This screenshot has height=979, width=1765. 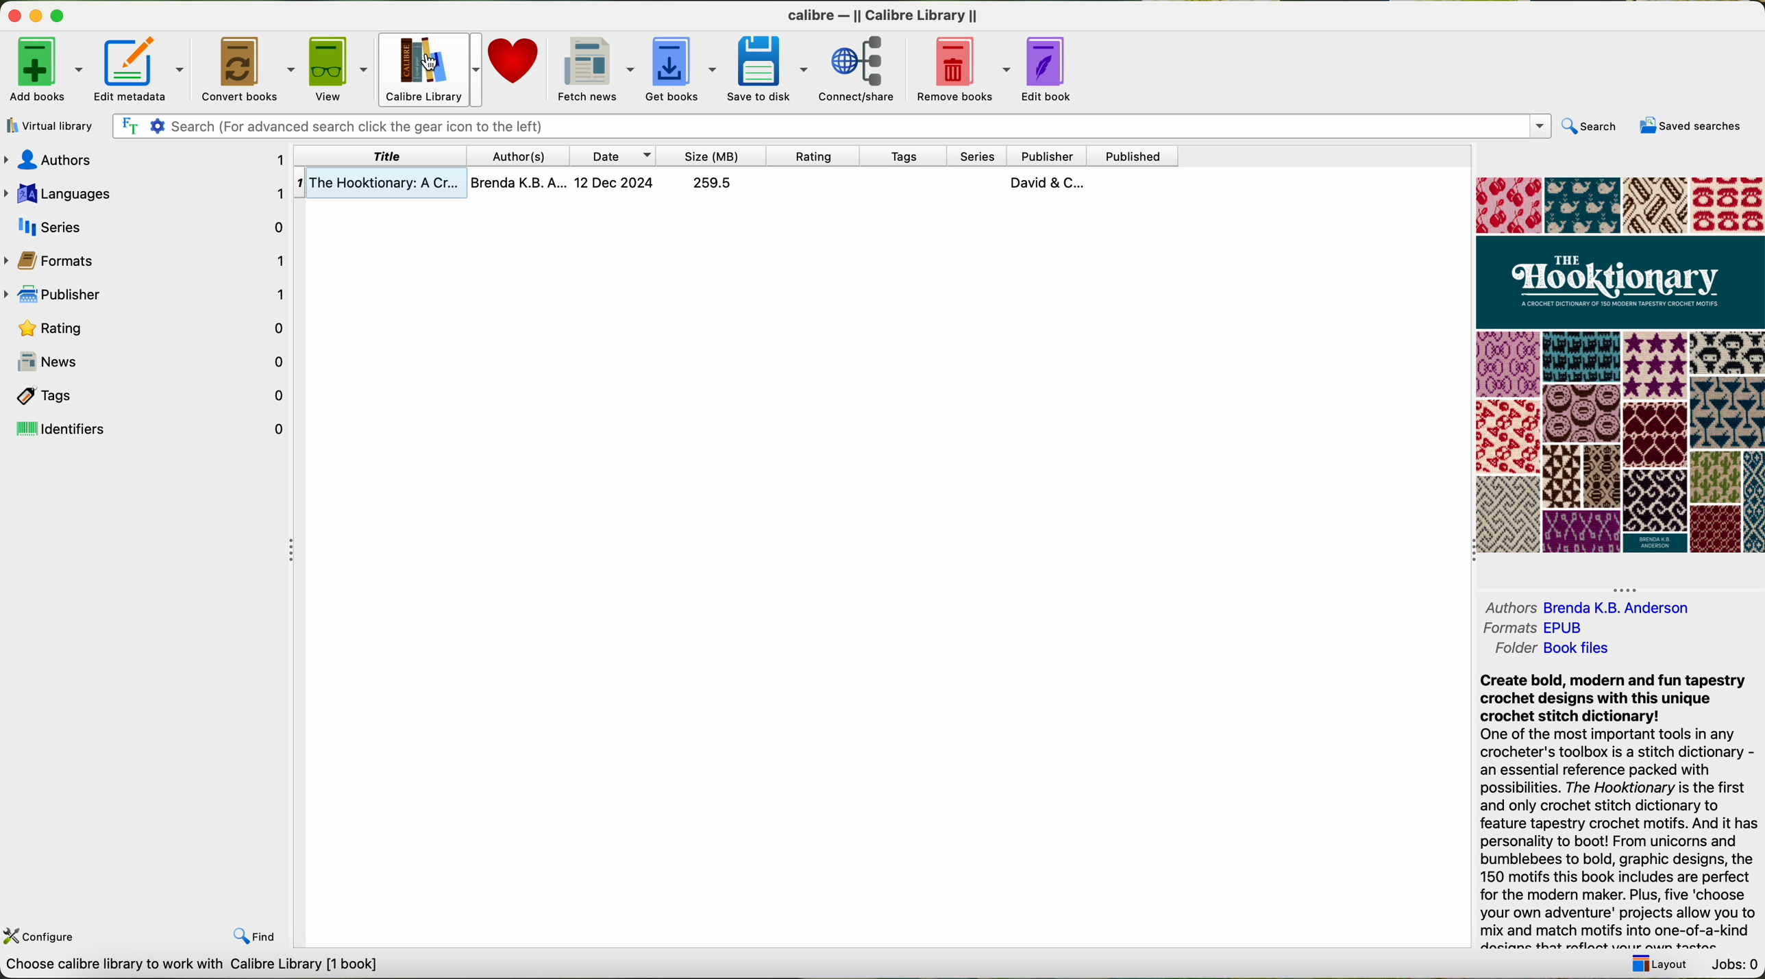 I want to click on virtual library, so click(x=49, y=126).